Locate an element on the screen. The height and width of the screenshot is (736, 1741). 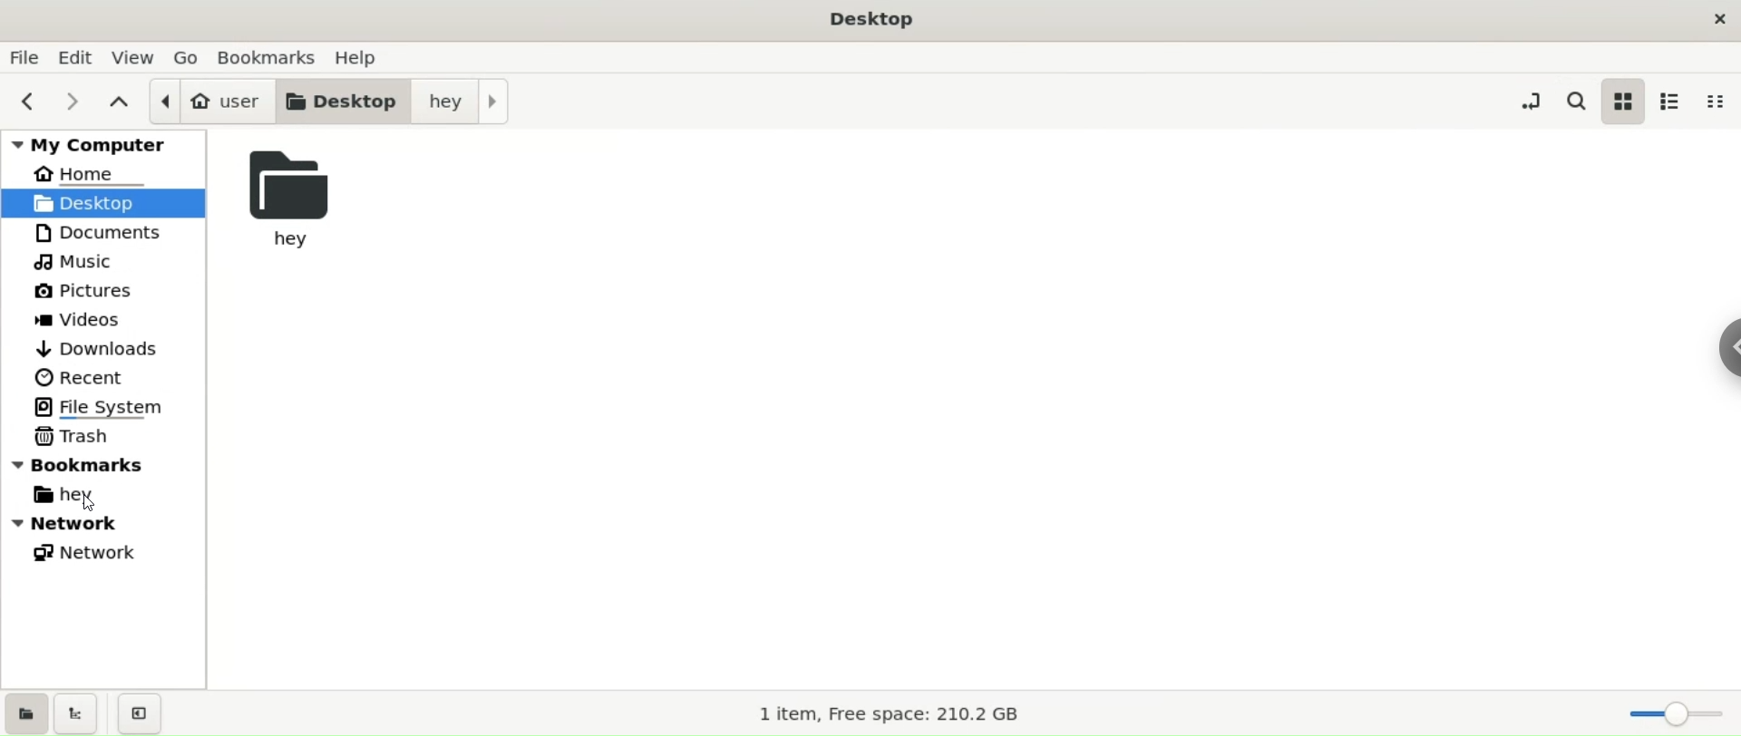
videos is located at coordinates (91, 320).